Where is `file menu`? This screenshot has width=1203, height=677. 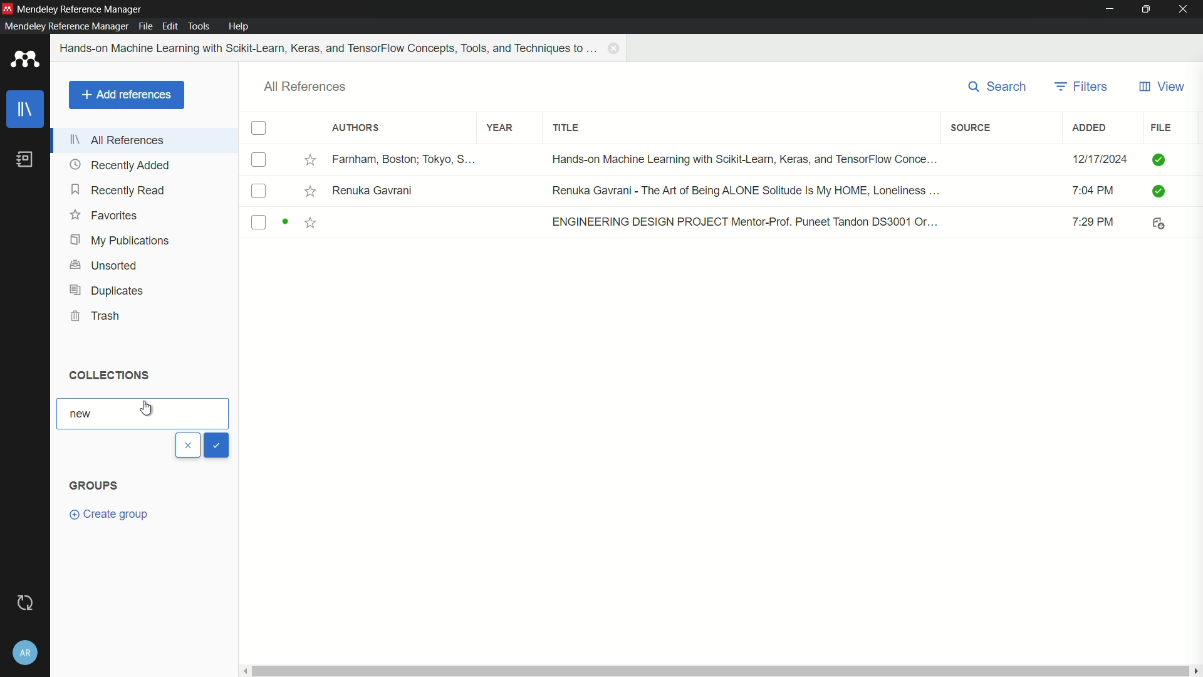 file menu is located at coordinates (145, 26).